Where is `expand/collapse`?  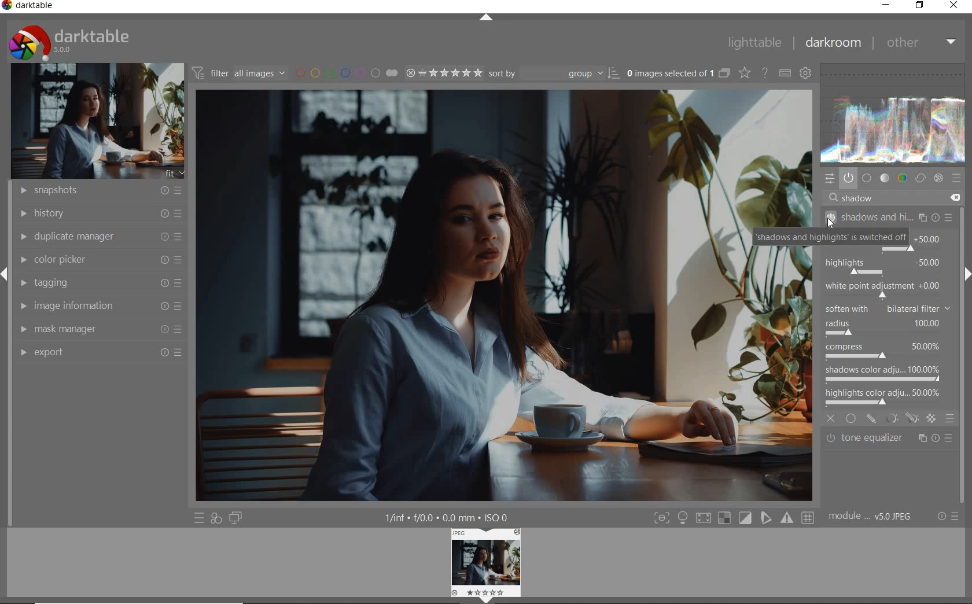 expand/collapse is located at coordinates (485, 19).